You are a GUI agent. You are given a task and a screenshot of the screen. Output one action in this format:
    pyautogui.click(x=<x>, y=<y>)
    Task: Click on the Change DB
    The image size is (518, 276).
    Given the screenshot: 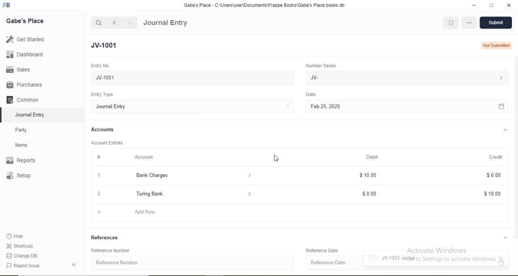 What is the action you would take?
    pyautogui.click(x=22, y=255)
    